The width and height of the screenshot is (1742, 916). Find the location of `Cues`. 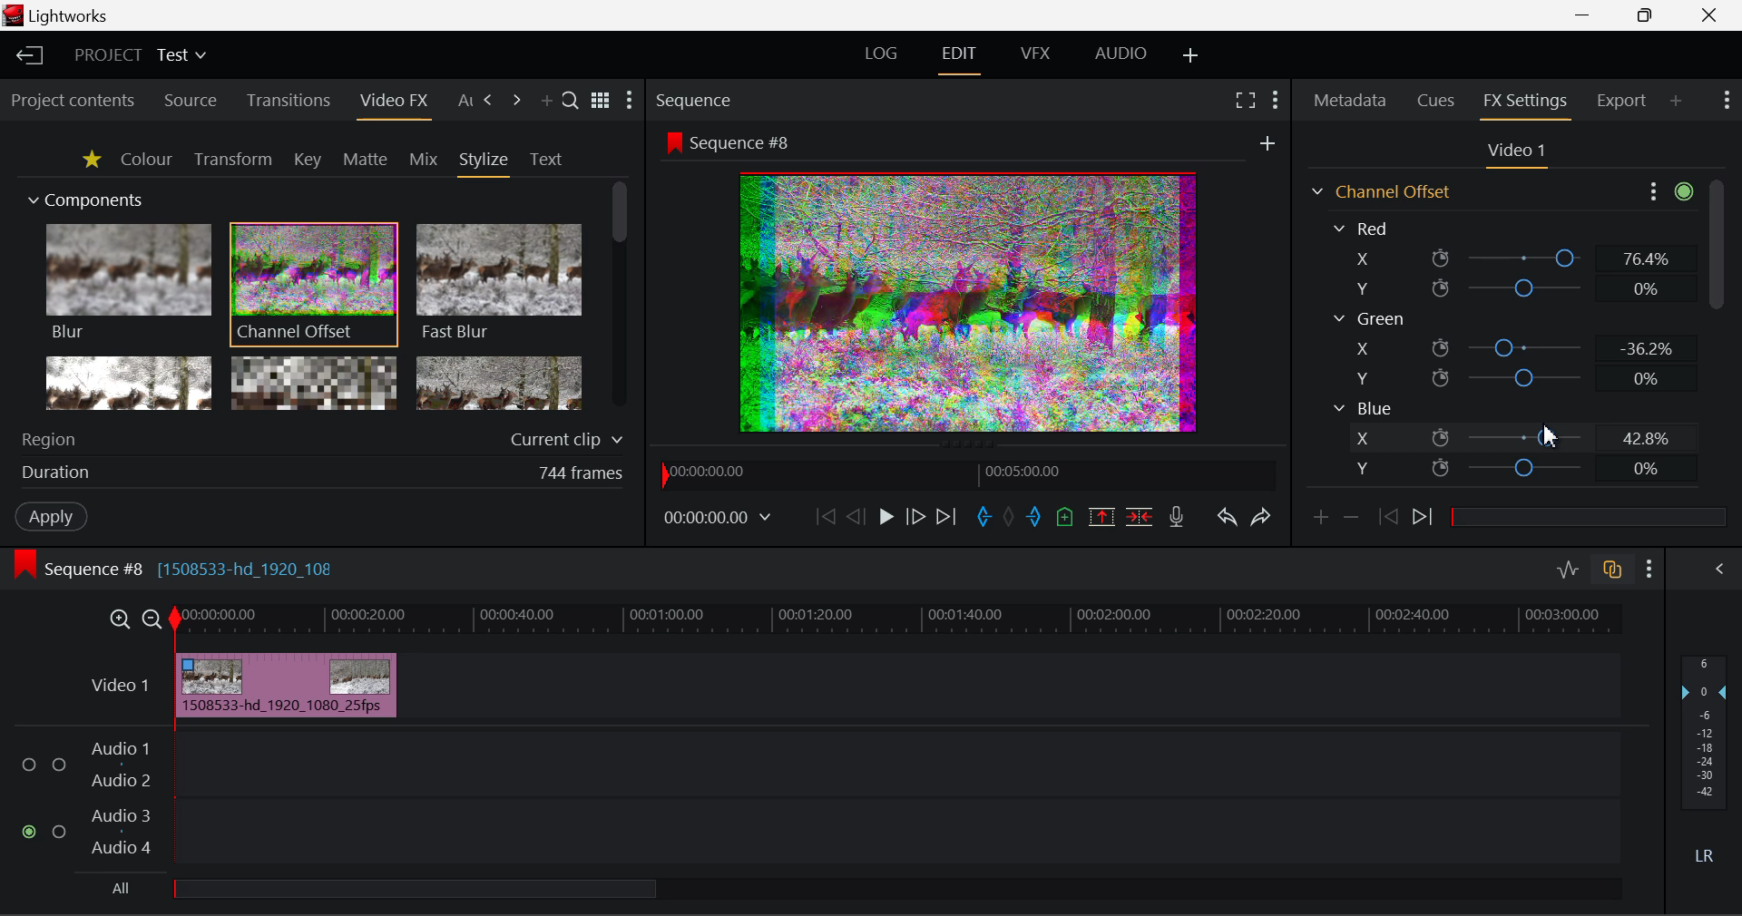

Cues is located at coordinates (1435, 100).